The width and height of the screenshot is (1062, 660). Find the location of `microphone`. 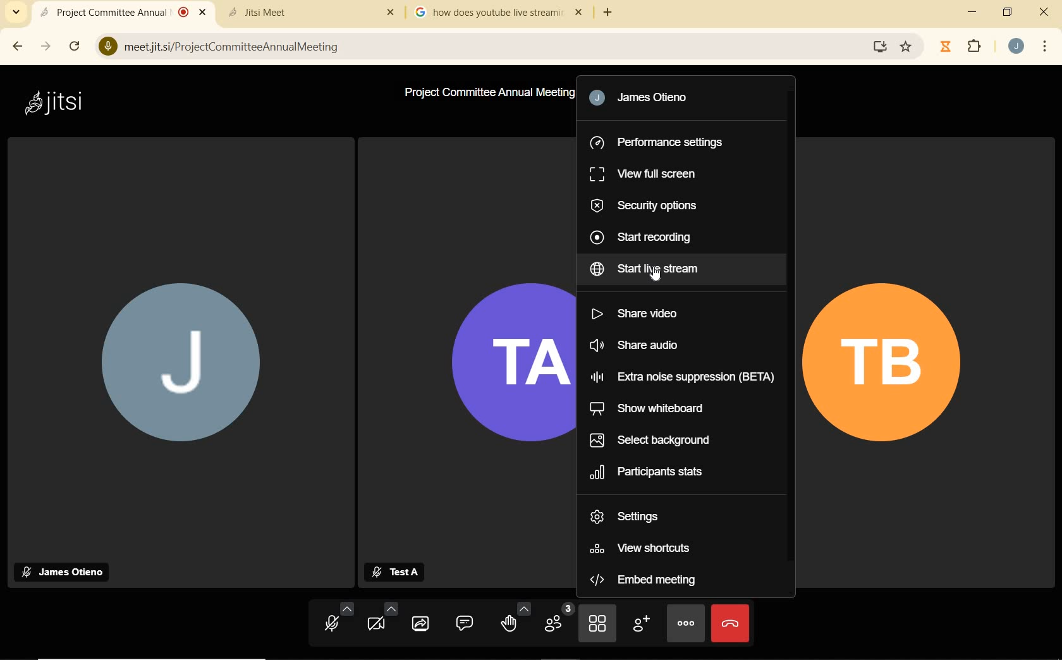

microphone is located at coordinates (339, 620).